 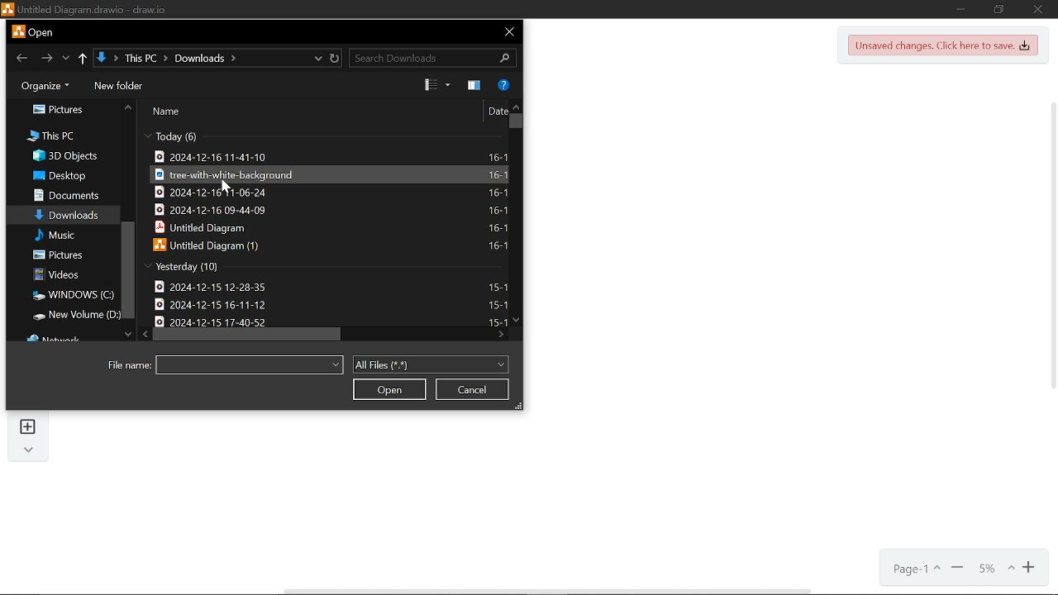 I want to click on new volume, so click(x=71, y=316).